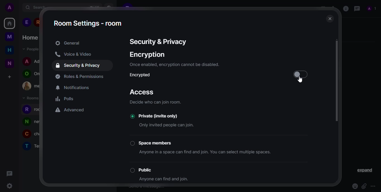  I want to click on access, so click(142, 92).